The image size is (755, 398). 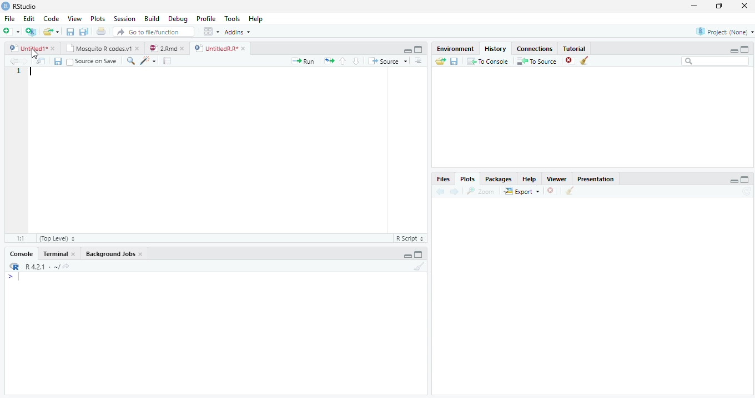 What do you see at coordinates (41, 61) in the screenshot?
I see `Show in new window` at bounding box center [41, 61].